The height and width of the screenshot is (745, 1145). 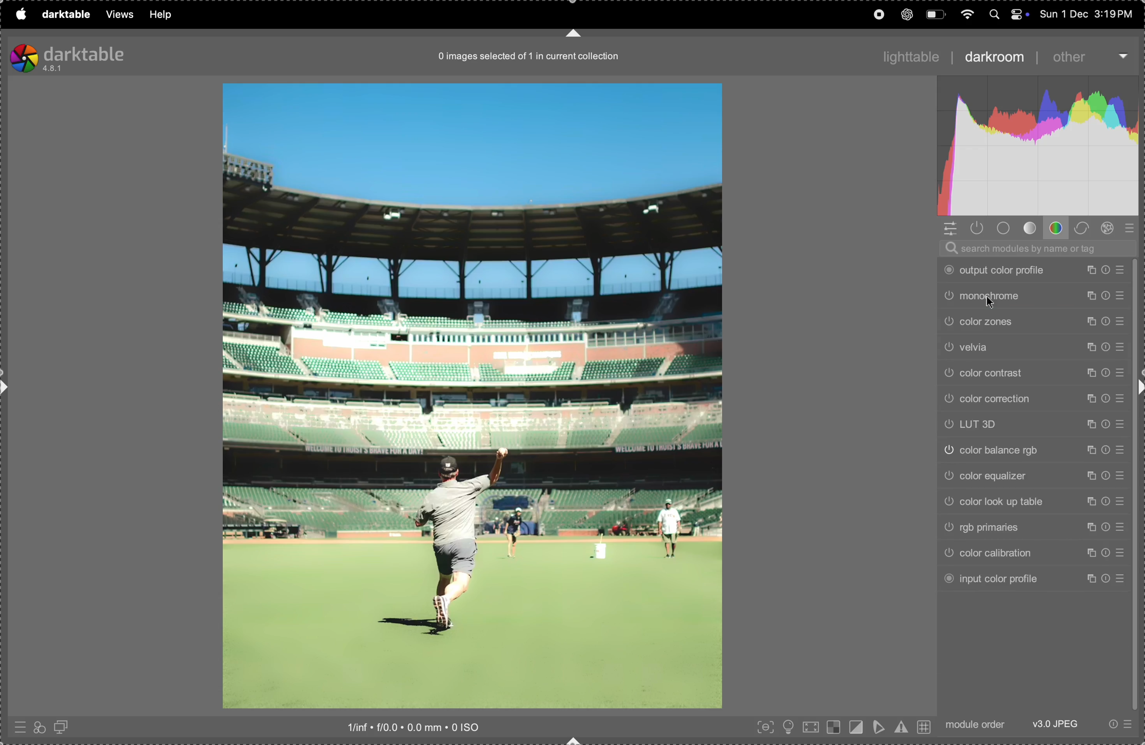 What do you see at coordinates (1034, 347) in the screenshot?
I see `velvia` at bounding box center [1034, 347].